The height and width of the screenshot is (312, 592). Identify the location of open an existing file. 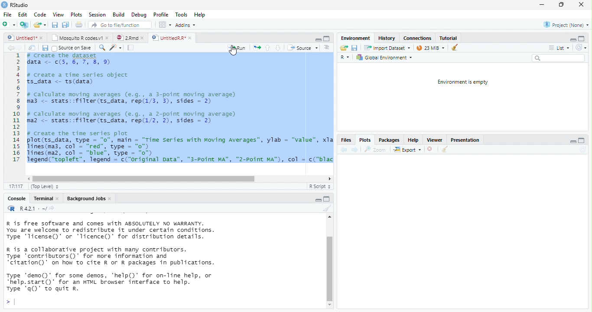
(40, 25).